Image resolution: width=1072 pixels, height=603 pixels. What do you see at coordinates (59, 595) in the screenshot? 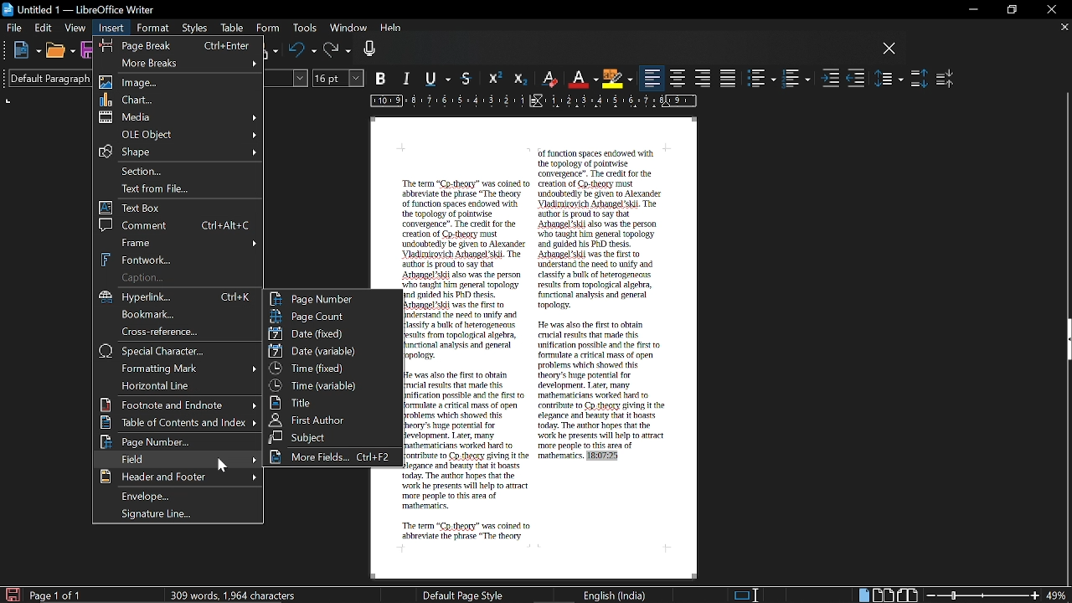
I see `page 1 of 1` at bounding box center [59, 595].